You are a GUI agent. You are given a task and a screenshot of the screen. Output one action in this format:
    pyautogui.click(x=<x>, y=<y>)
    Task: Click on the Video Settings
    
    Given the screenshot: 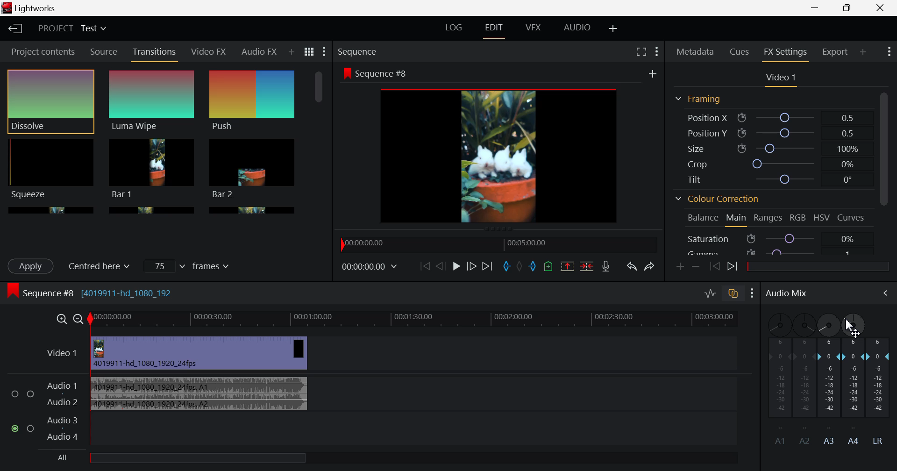 What is the action you would take?
    pyautogui.click(x=781, y=80)
    